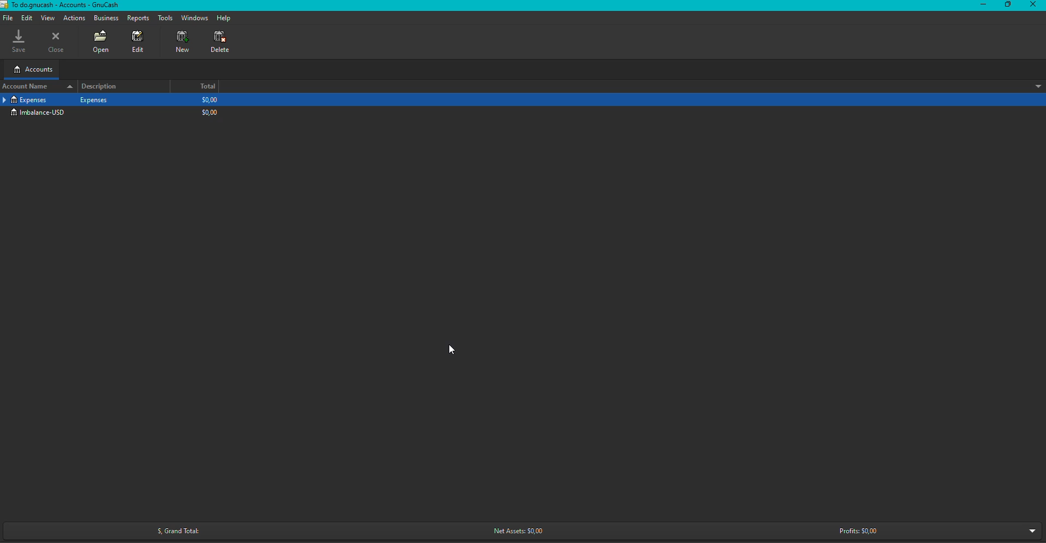  Describe the element at coordinates (194, 18) in the screenshot. I see `Windows` at that location.